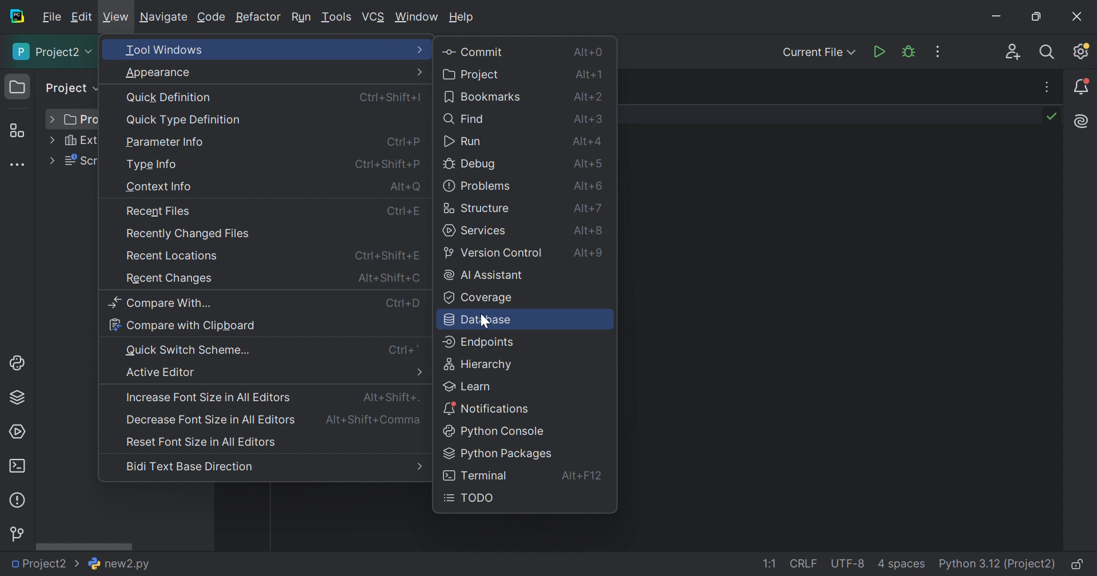 The height and width of the screenshot is (576, 1097). I want to click on TODO, so click(471, 498).